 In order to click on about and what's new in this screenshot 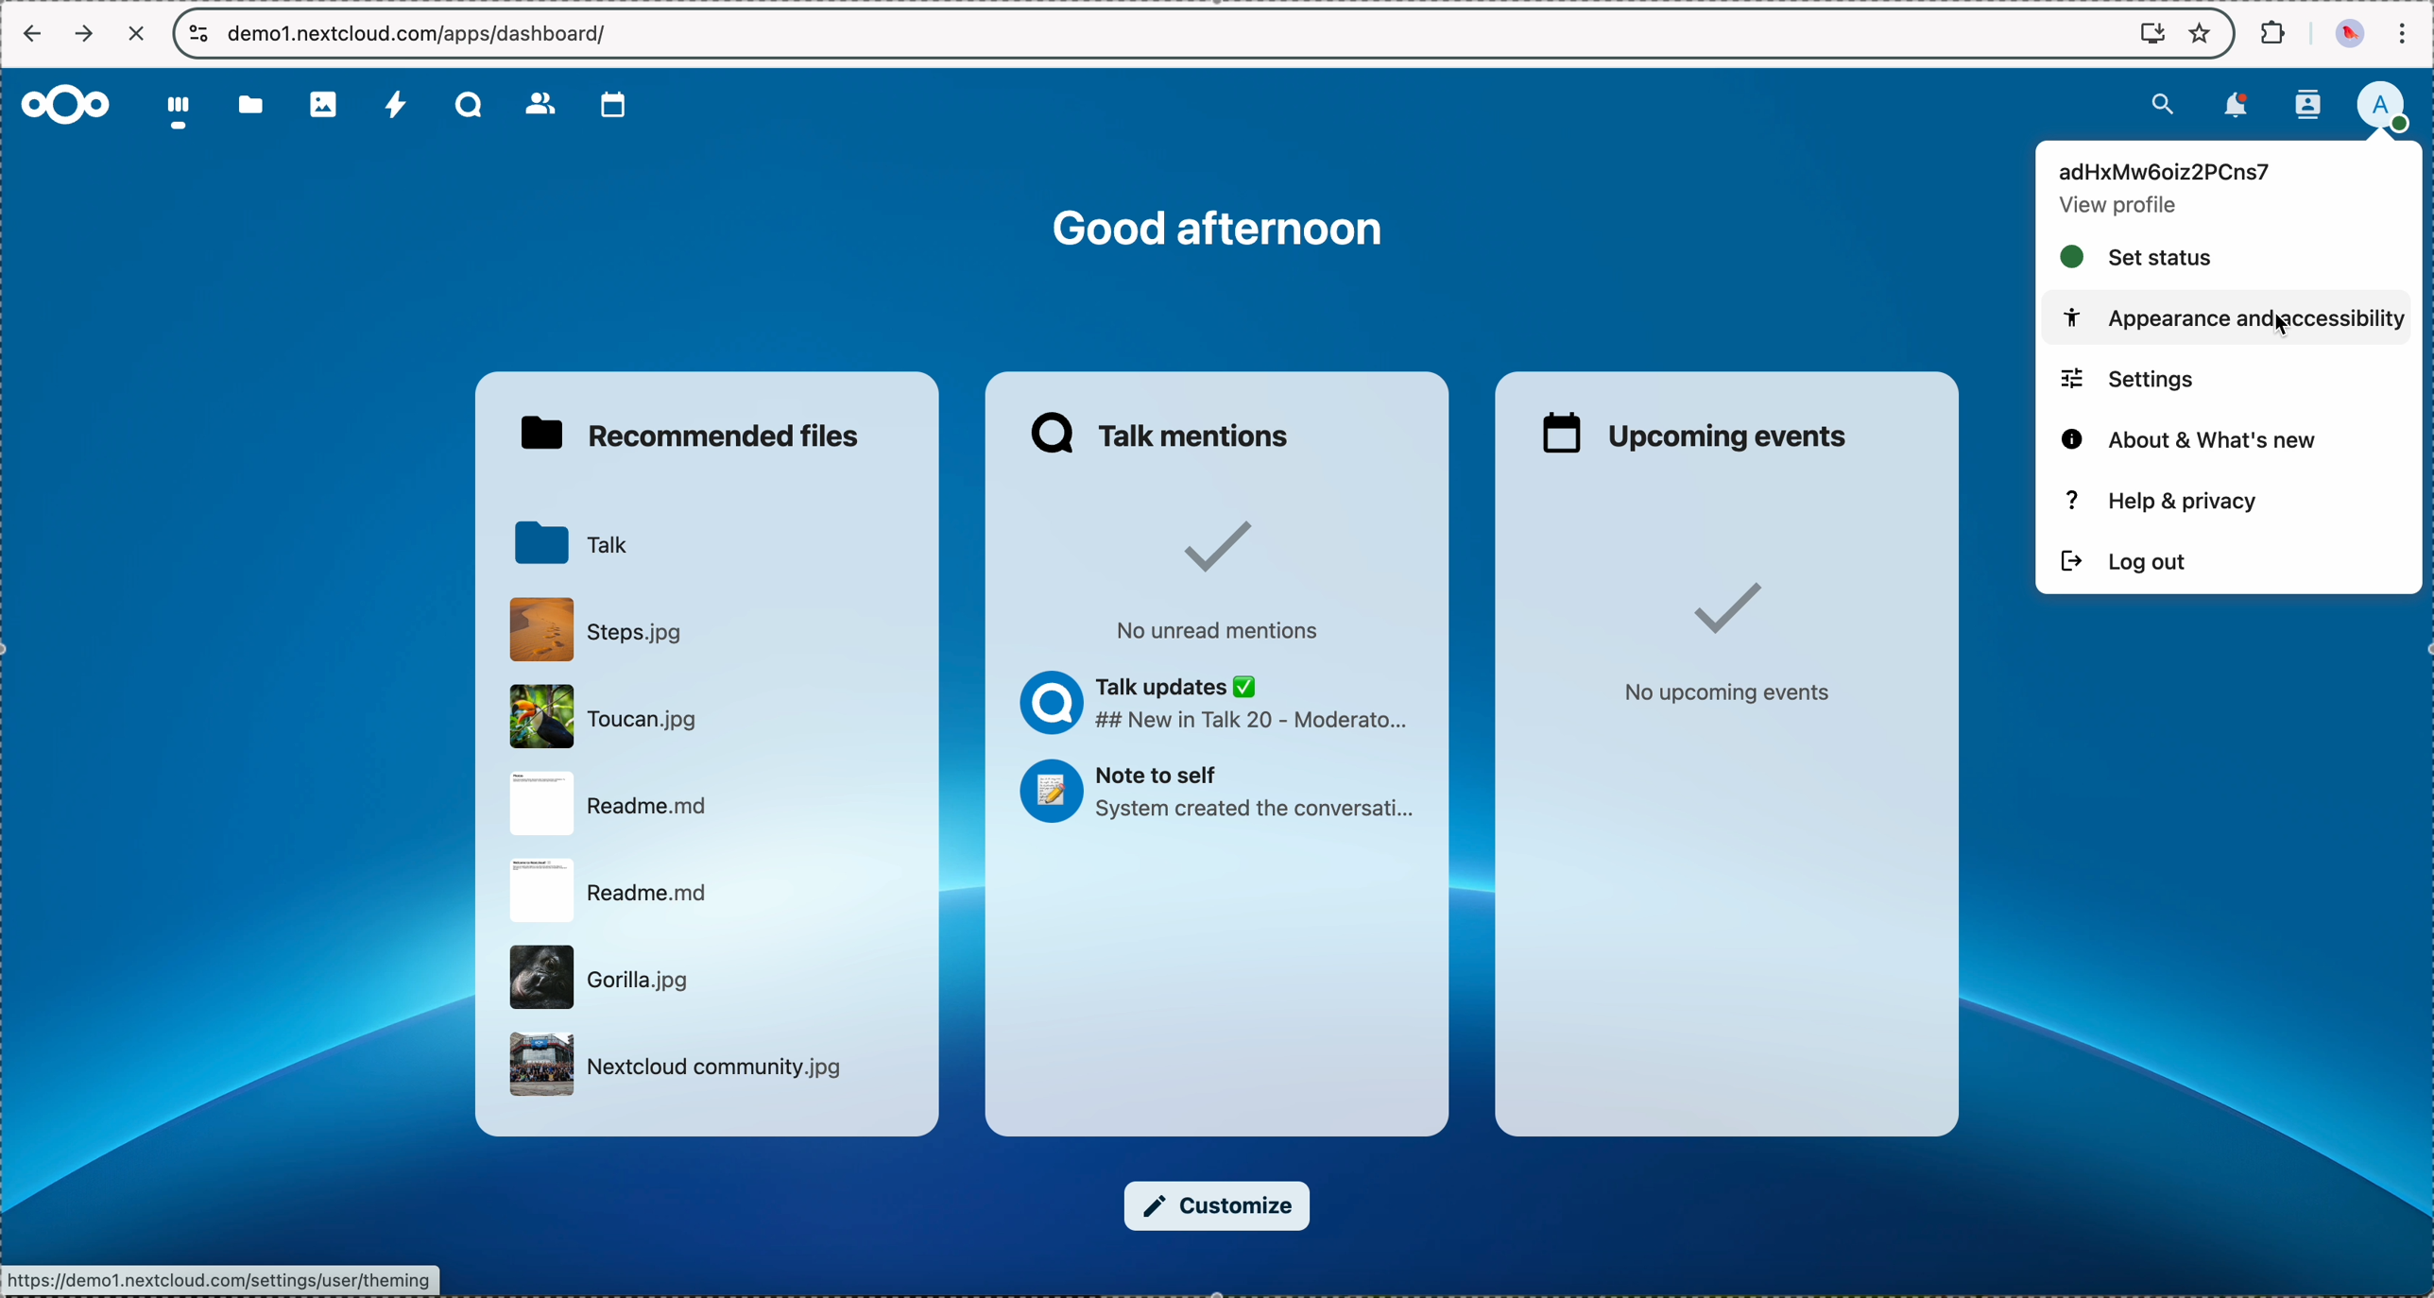, I will do `click(2195, 437)`.